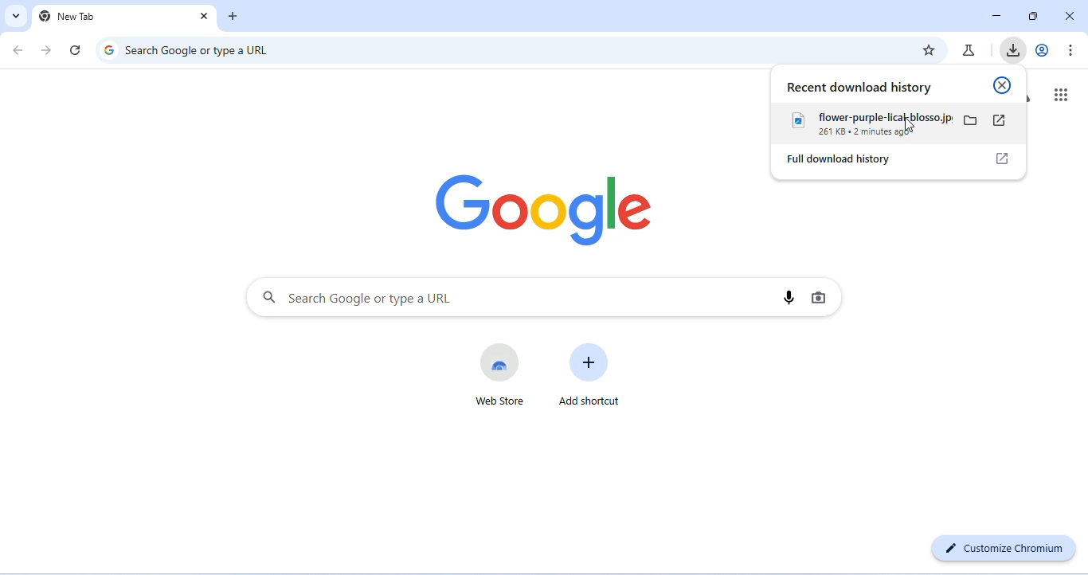 The width and height of the screenshot is (1088, 575). I want to click on go back, so click(21, 52).